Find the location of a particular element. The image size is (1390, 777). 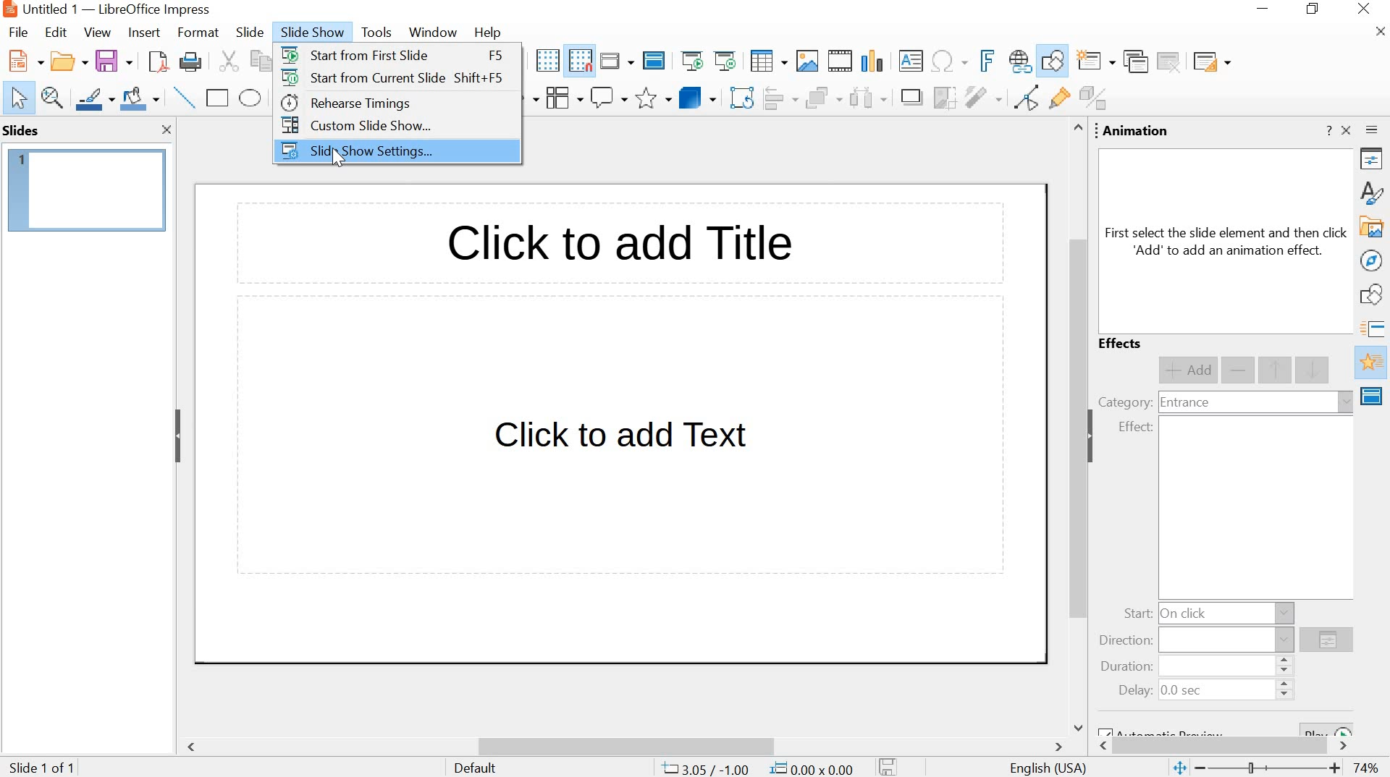

close sidebar deck is located at coordinates (1347, 130).